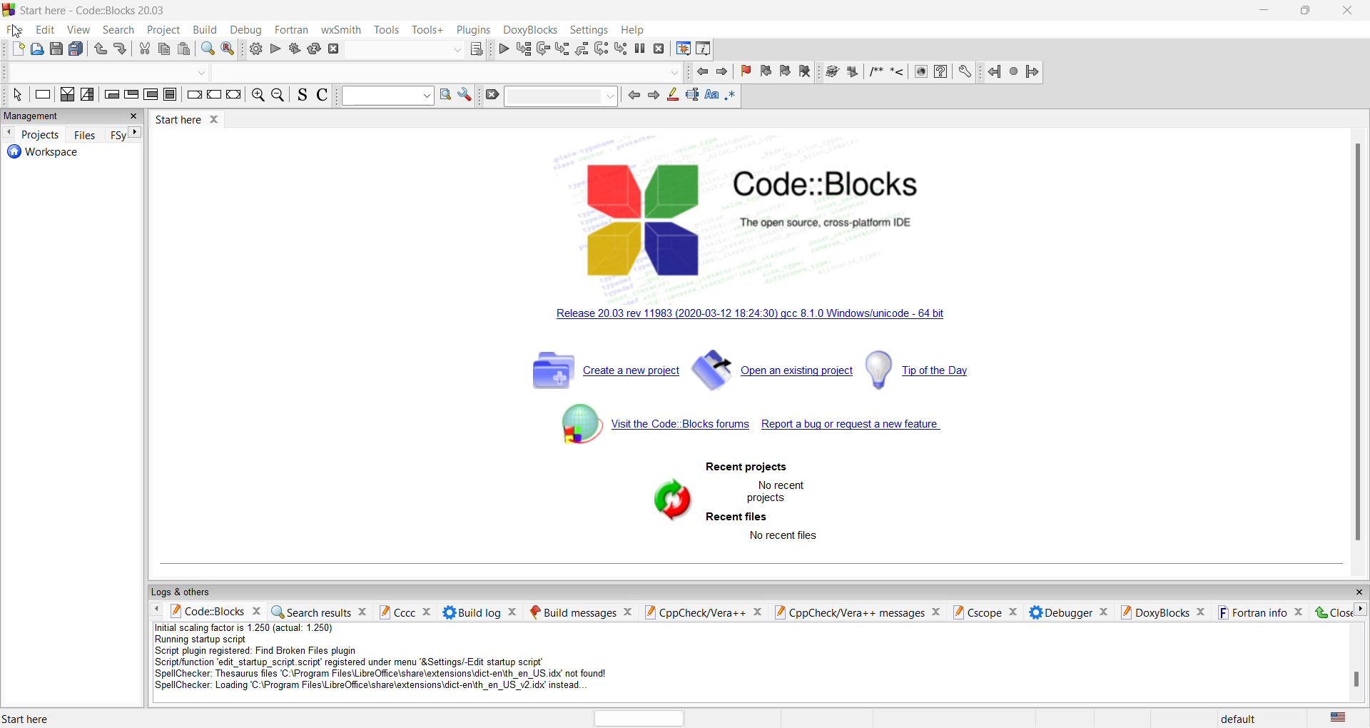 Image resolution: width=1370 pixels, height=728 pixels. What do you see at coordinates (67, 98) in the screenshot?
I see `decision selection` at bounding box center [67, 98].